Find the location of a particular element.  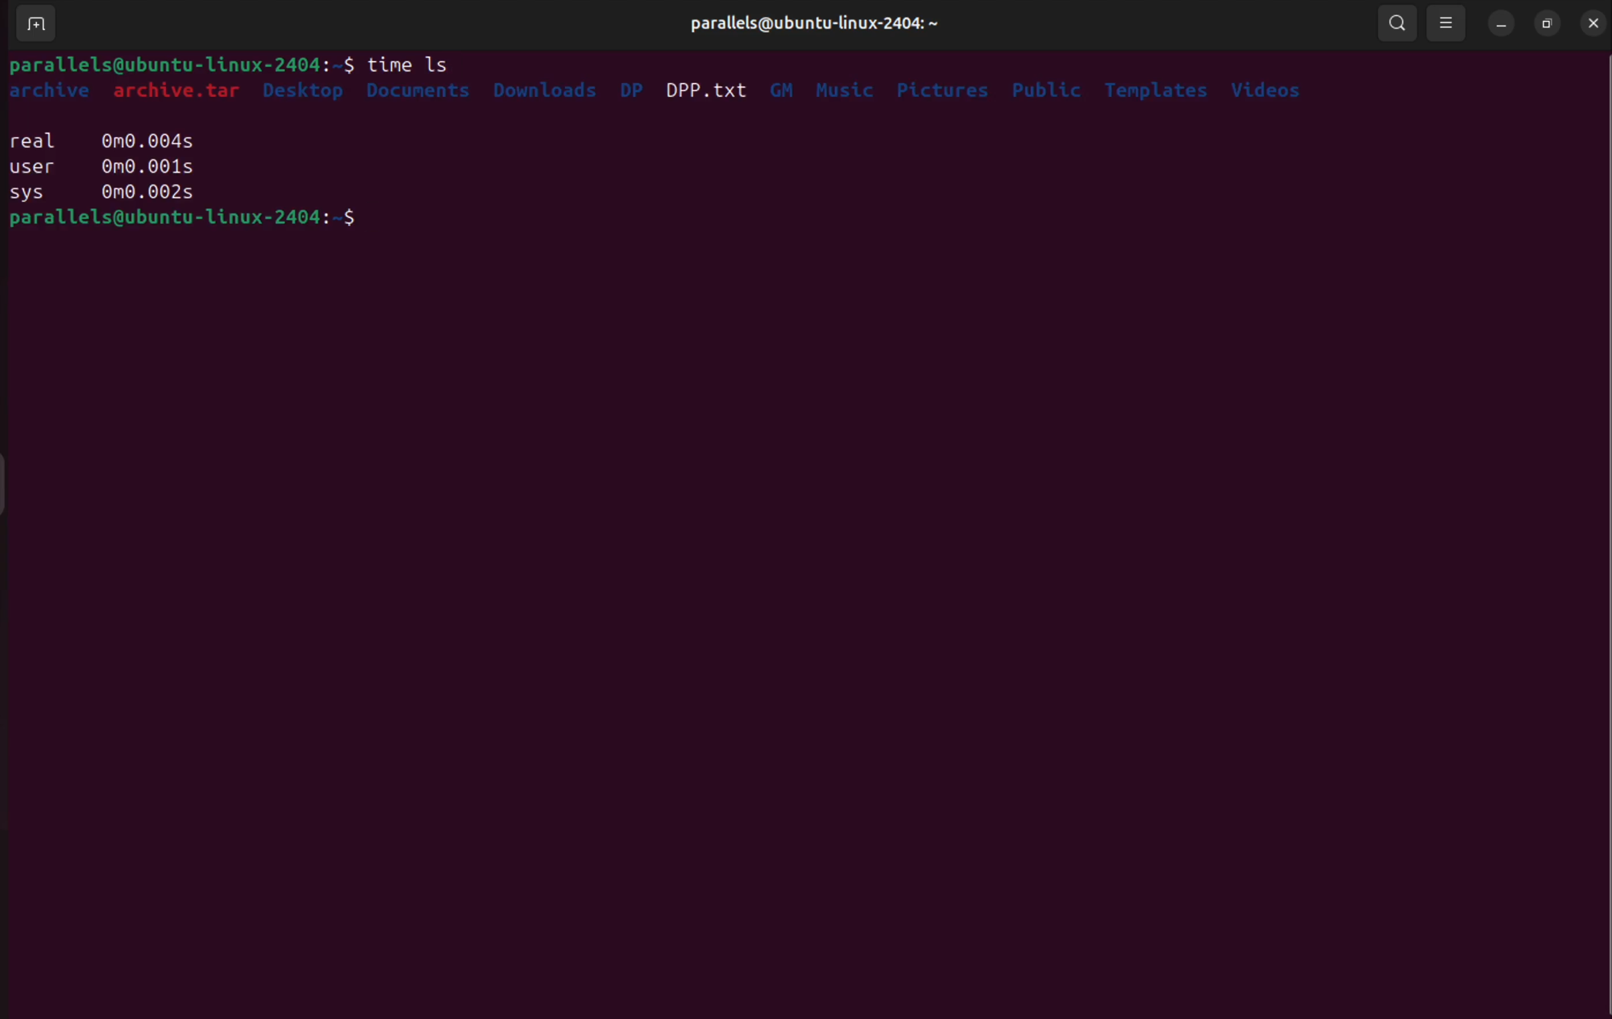

Videos is located at coordinates (1270, 86).